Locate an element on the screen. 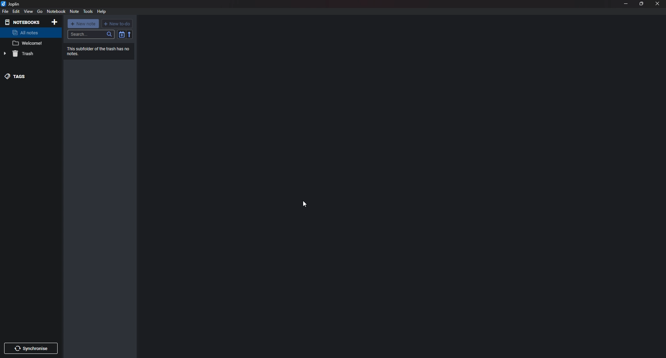  view is located at coordinates (28, 12).